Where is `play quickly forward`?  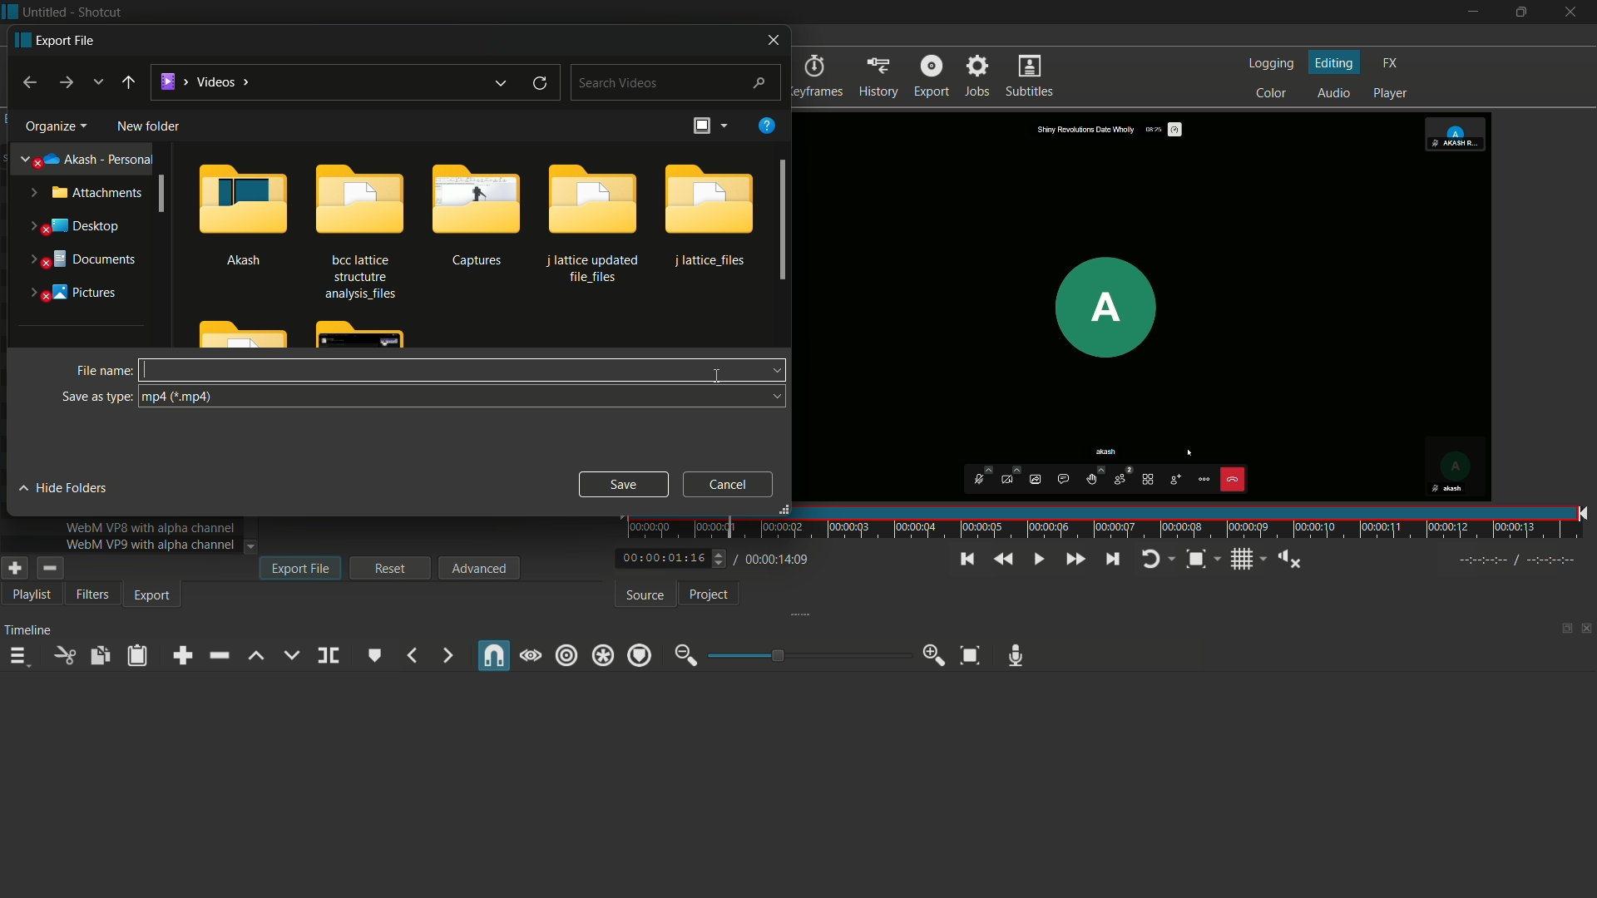
play quickly forward is located at coordinates (1074, 560).